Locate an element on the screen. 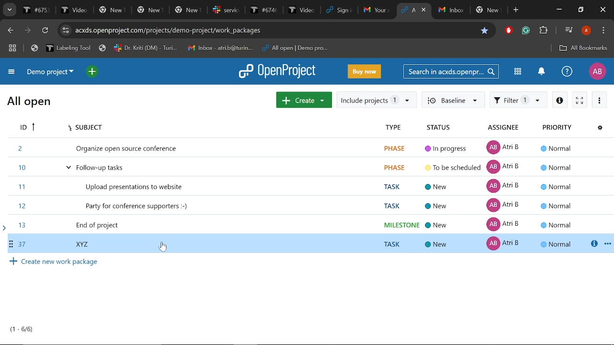  Restore down is located at coordinates (580, 10).